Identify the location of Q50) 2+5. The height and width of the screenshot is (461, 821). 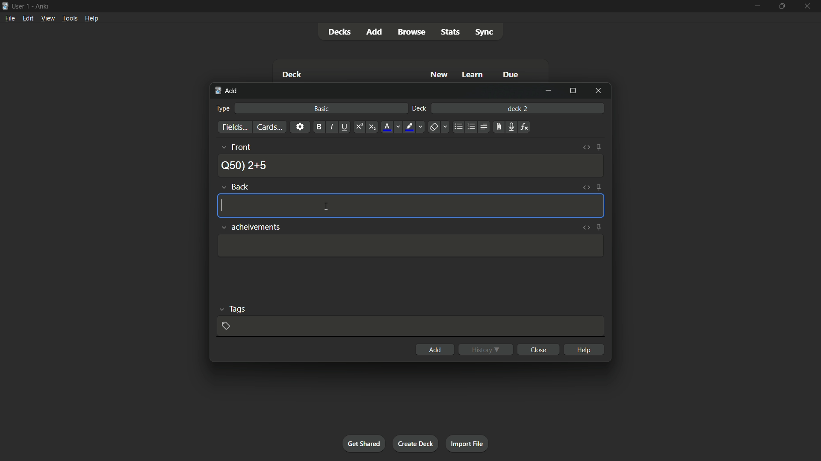
(245, 165).